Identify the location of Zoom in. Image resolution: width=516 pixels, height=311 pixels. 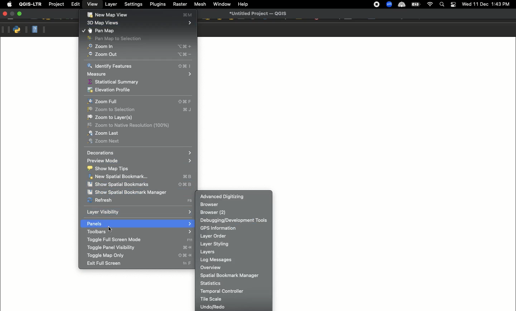
(138, 47).